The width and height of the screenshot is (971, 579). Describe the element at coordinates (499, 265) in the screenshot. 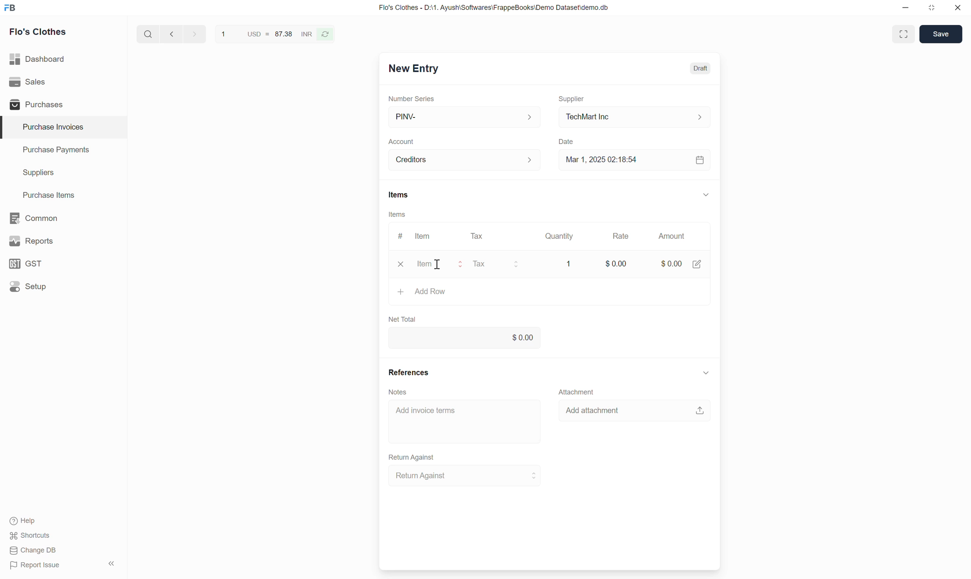

I see `Tax` at that location.